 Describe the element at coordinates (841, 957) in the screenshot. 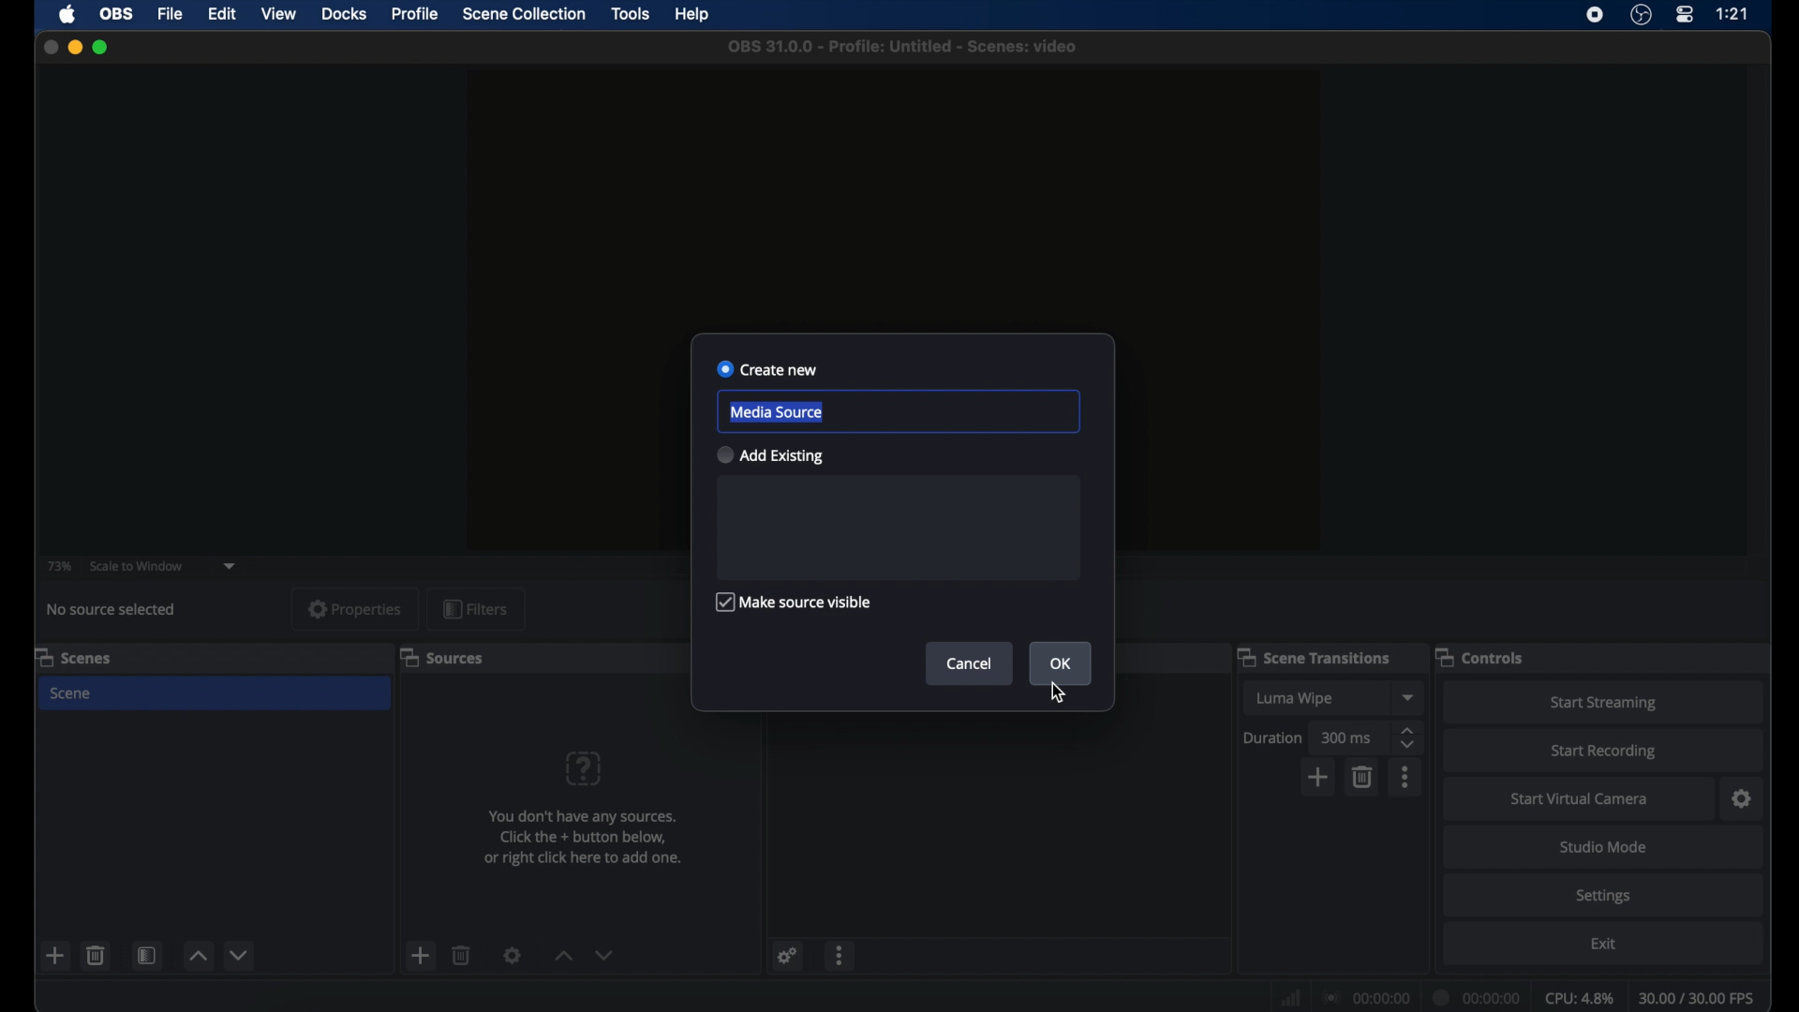

I see `more options` at that location.